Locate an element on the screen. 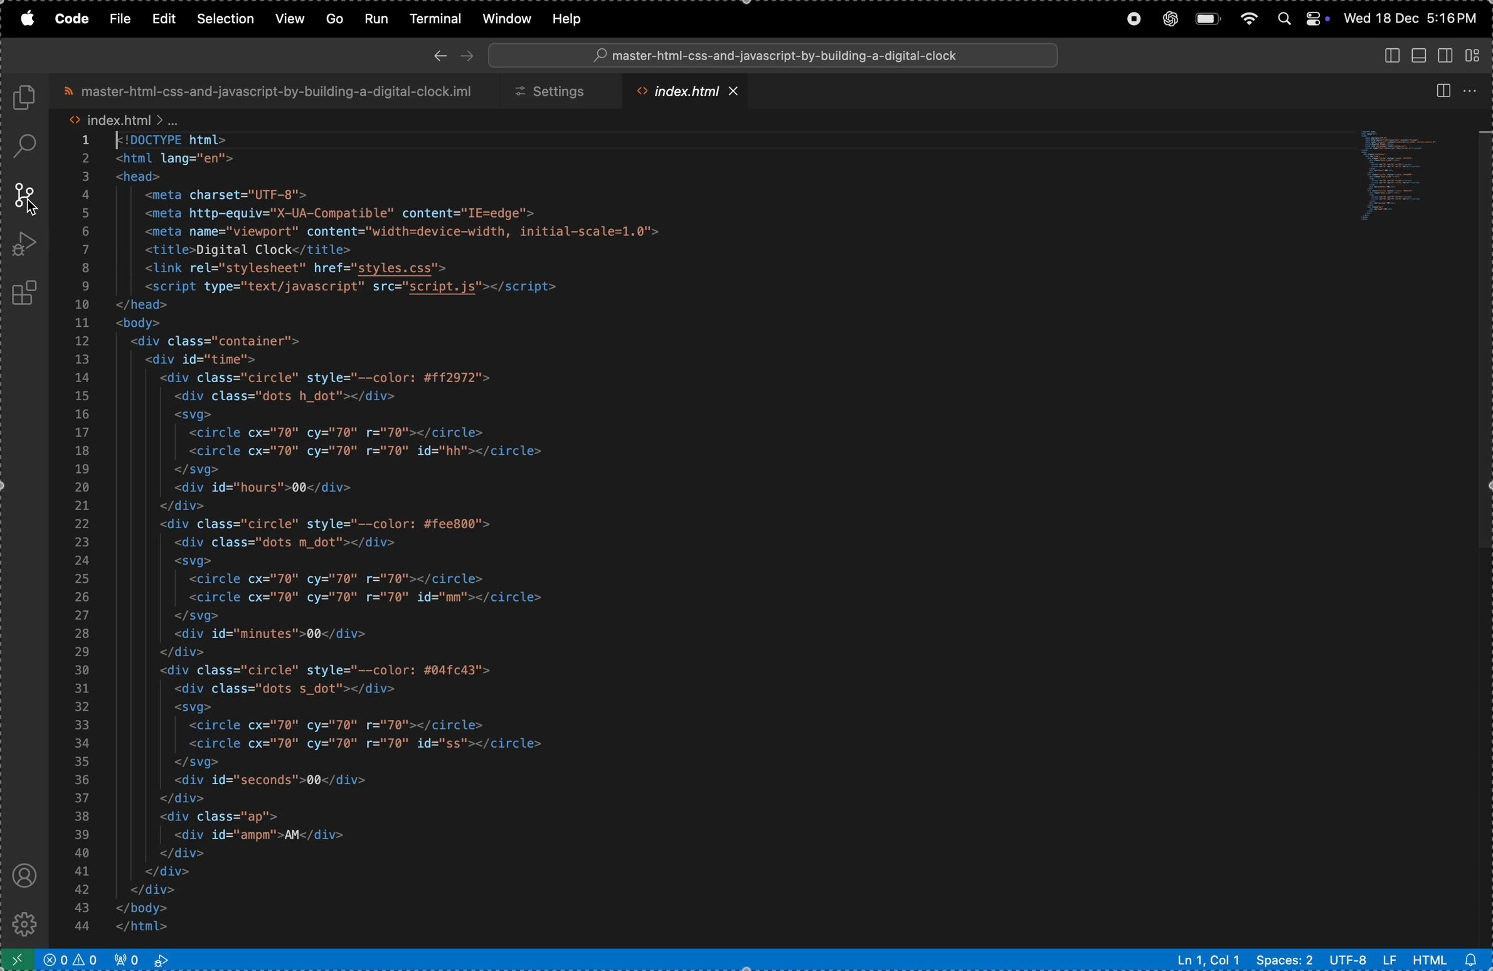 This screenshot has height=971, width=1493. split editor is located at coordinates (1446, 92).